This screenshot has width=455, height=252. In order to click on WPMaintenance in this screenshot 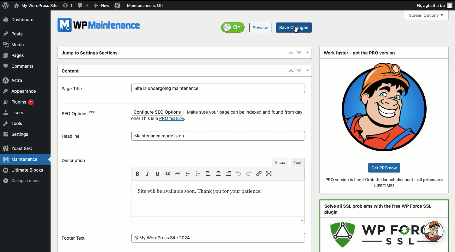, I will do `click(101, 27)`.